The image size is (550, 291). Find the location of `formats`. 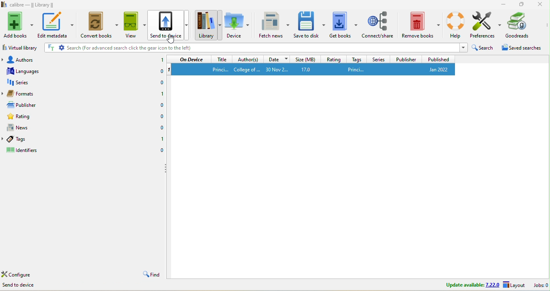

formats is located at coordinates (68, 94).